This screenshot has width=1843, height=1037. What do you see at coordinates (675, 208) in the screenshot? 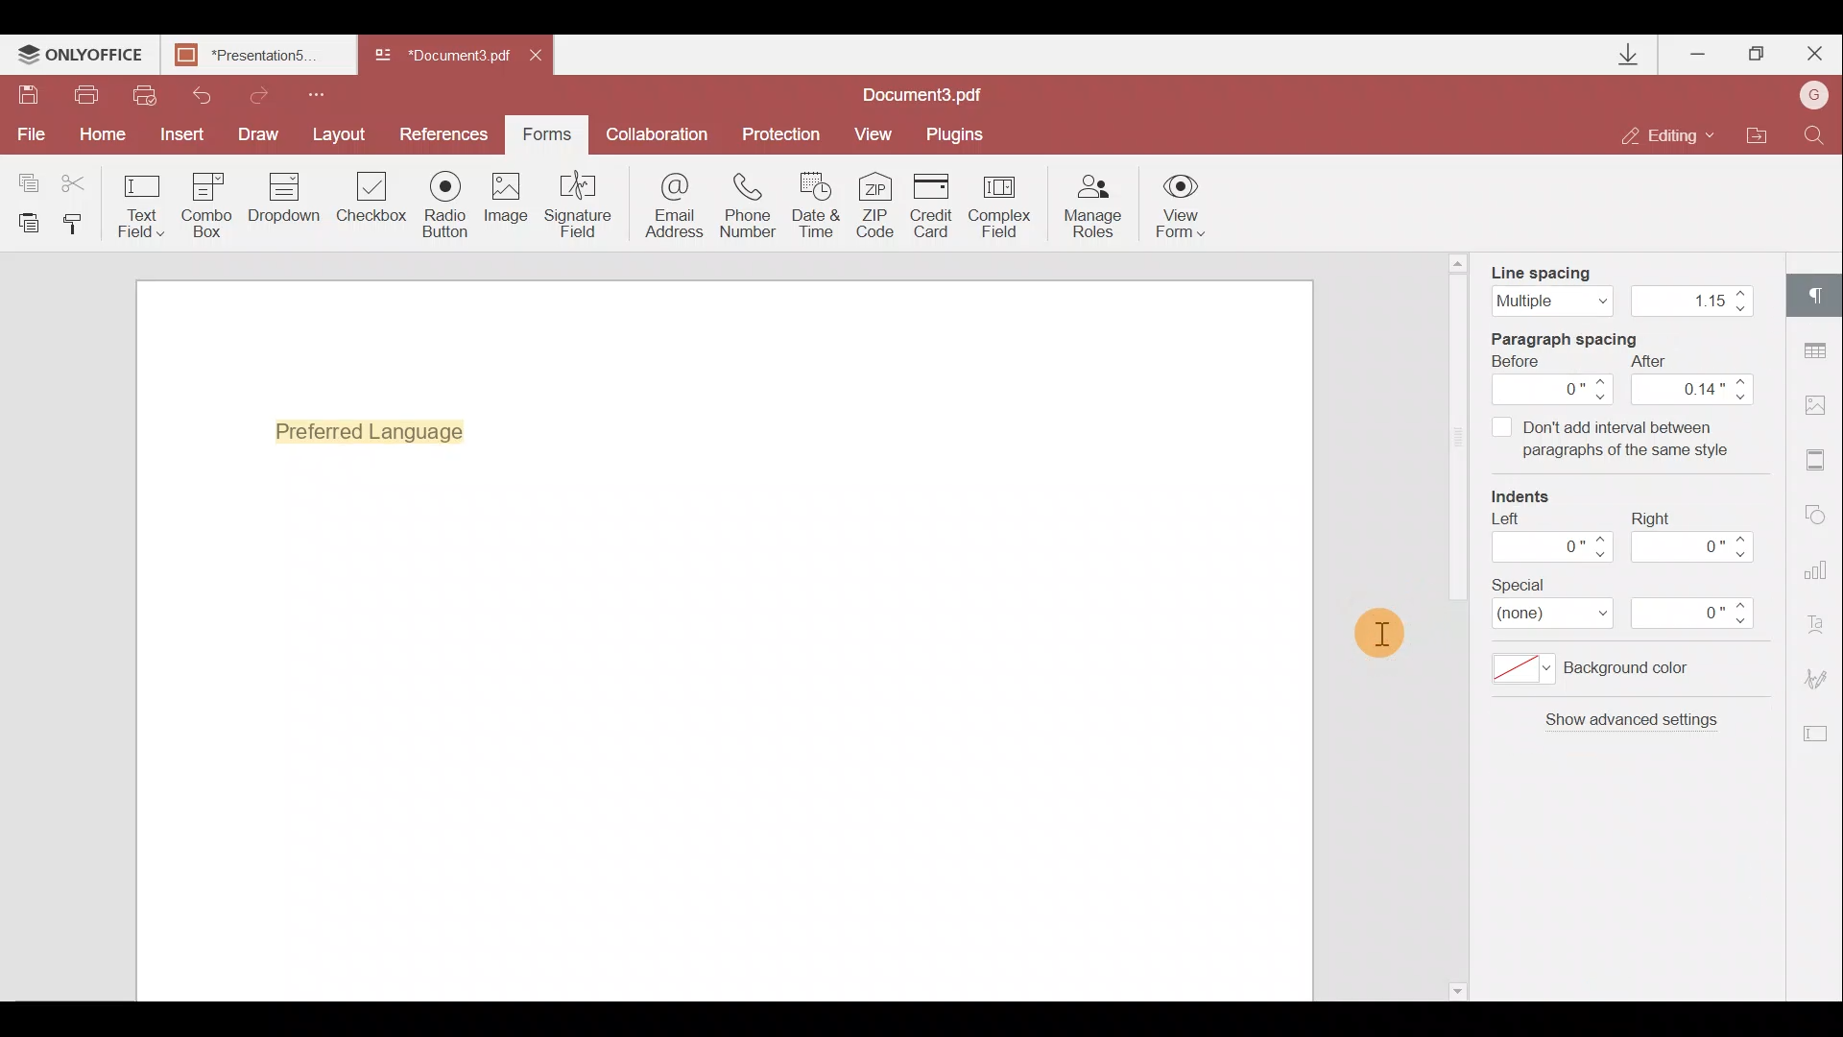
I see `Email address` at bounding box center [675, 208].